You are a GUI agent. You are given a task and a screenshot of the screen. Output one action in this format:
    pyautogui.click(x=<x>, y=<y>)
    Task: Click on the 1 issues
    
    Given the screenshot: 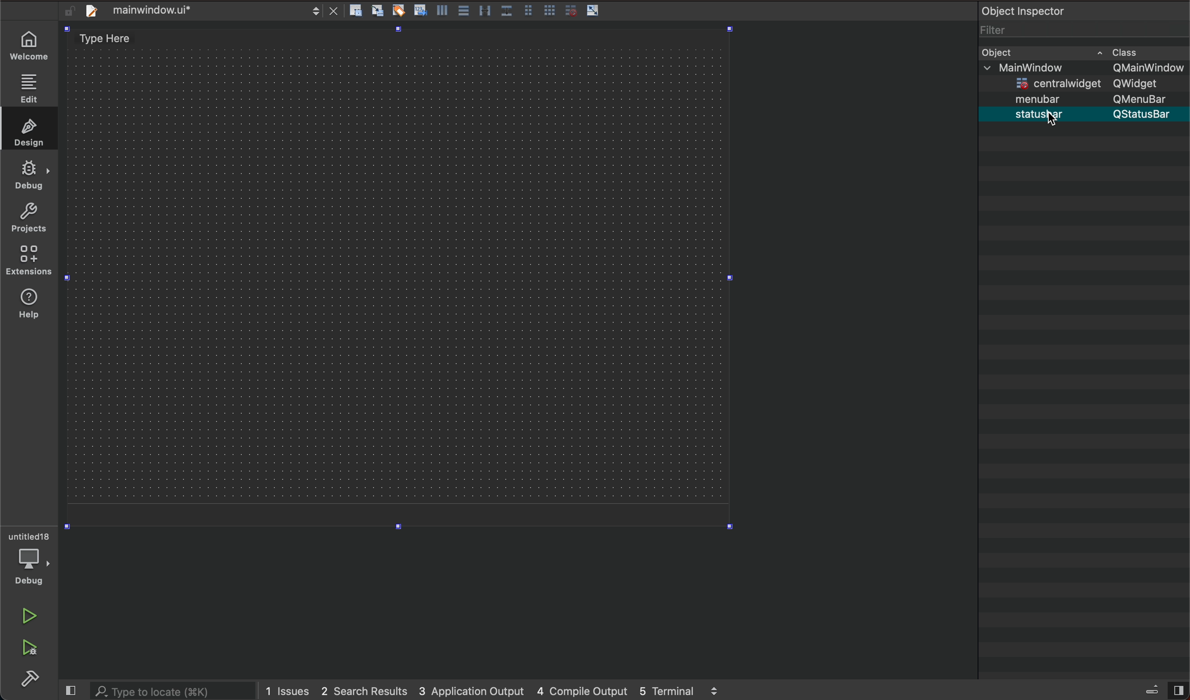 What is the action you would take?
    pyautogui.click(x=289, y=689)
    